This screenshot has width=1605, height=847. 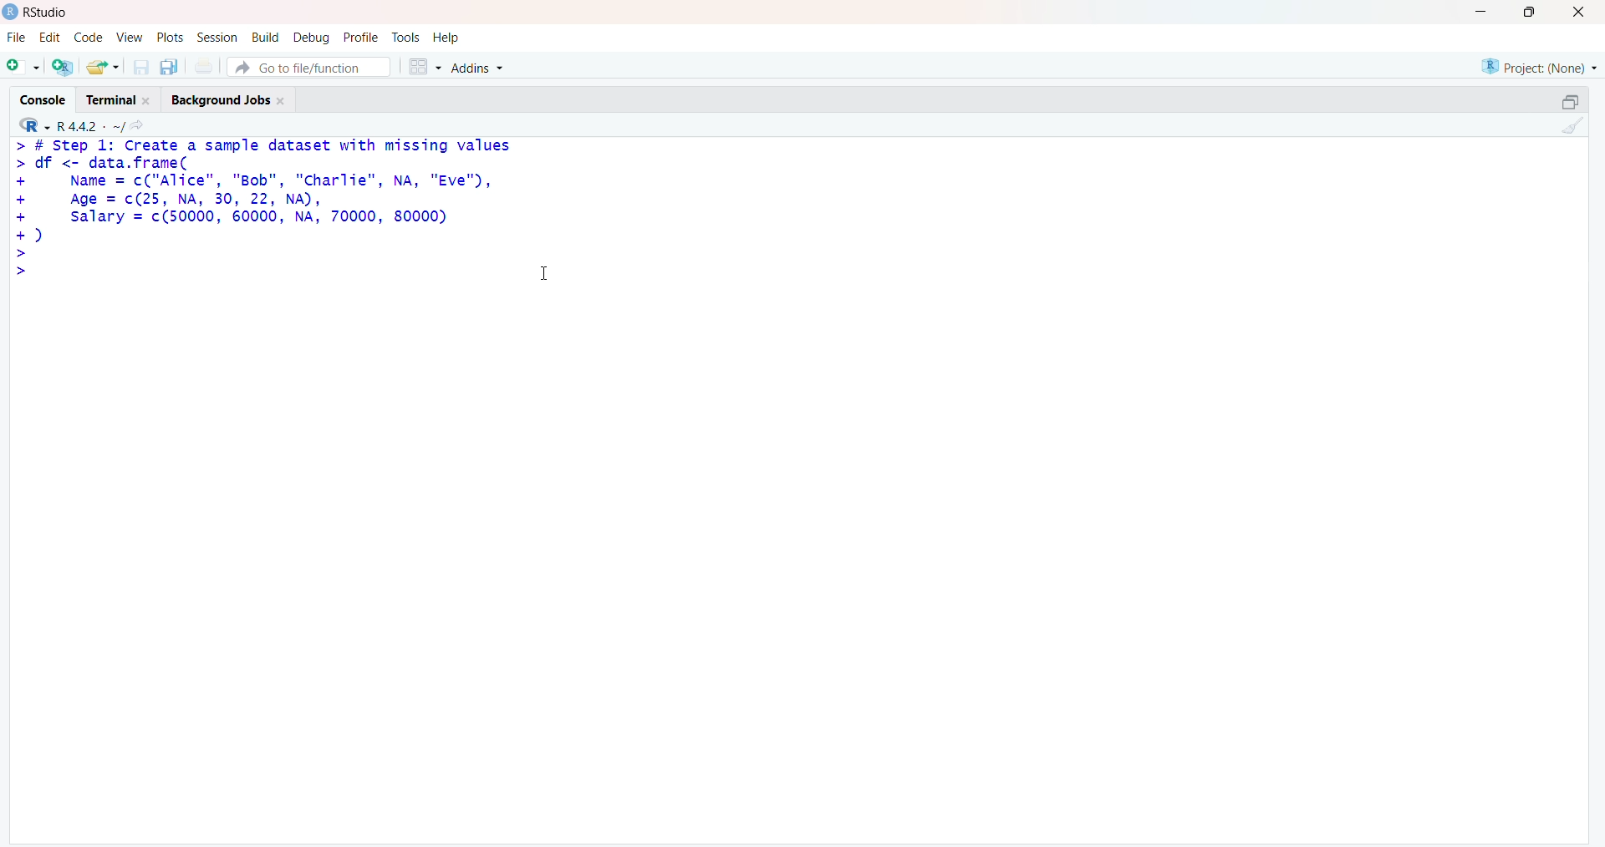 What do you see at coordinates (100, 67) in the screenshot?
I see `Open an existing file (Ctrl + O)` at bounding box center [100, 67].